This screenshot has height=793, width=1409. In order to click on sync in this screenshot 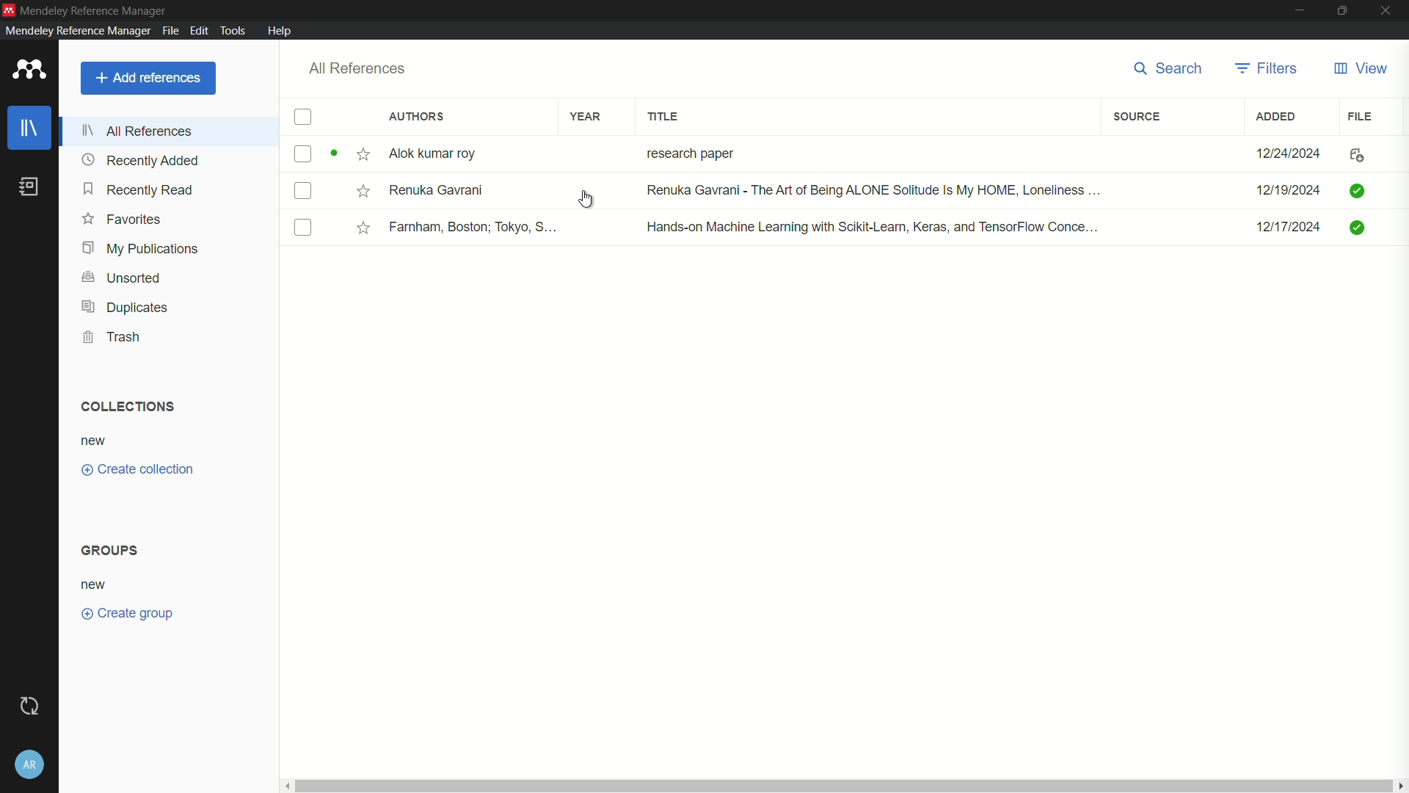, I will do `click(30, 706)`.